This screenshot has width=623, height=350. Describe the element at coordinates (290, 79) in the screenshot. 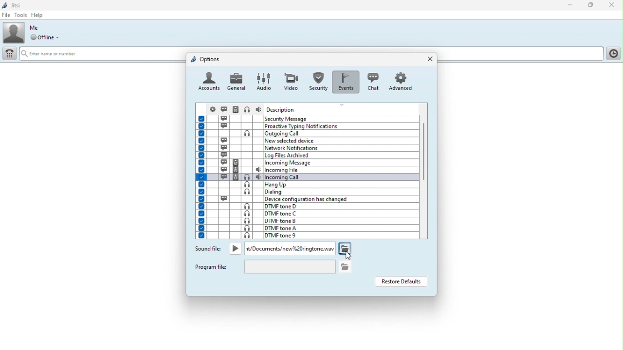

I see `Video` at that location.